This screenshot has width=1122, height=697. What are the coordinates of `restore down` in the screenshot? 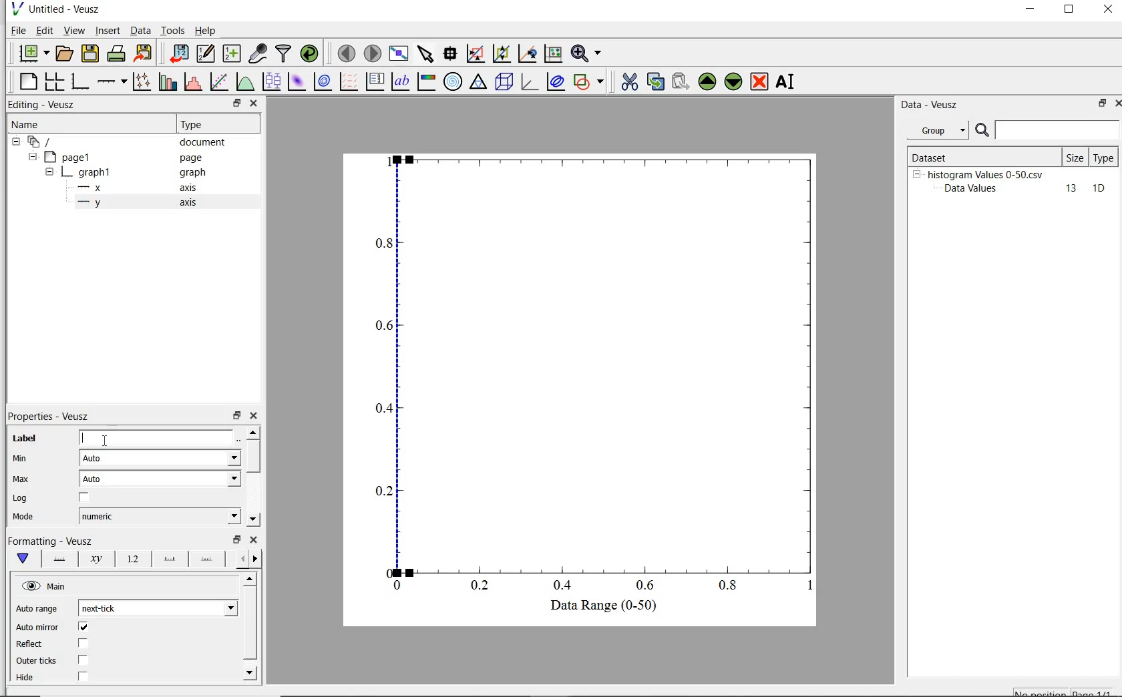 It's located at (237, 416).